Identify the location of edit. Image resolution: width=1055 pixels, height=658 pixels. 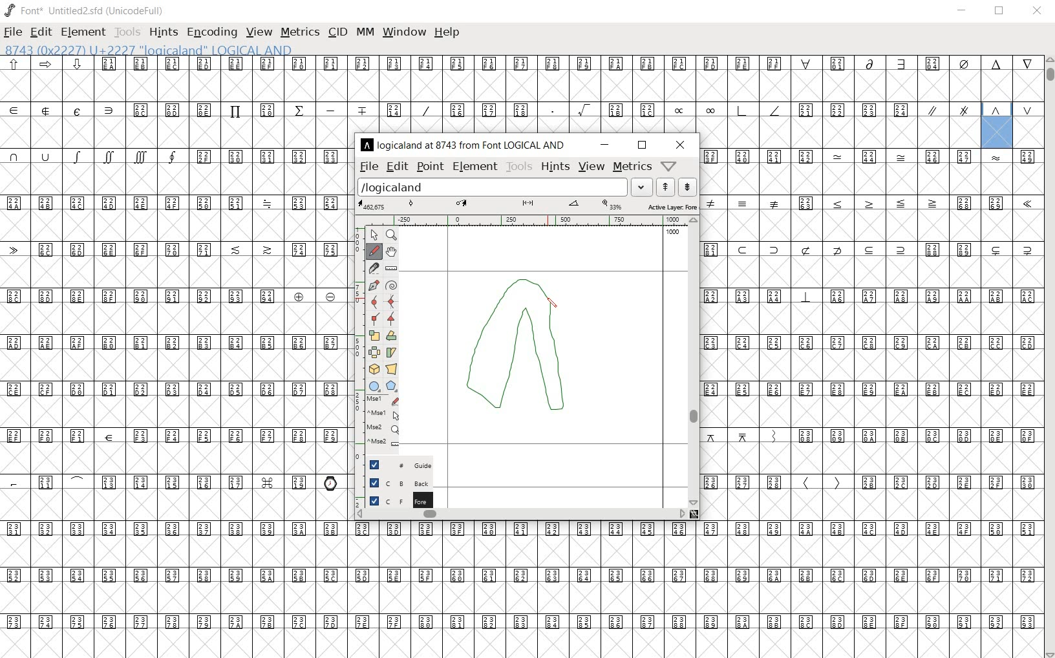
(40, 32).